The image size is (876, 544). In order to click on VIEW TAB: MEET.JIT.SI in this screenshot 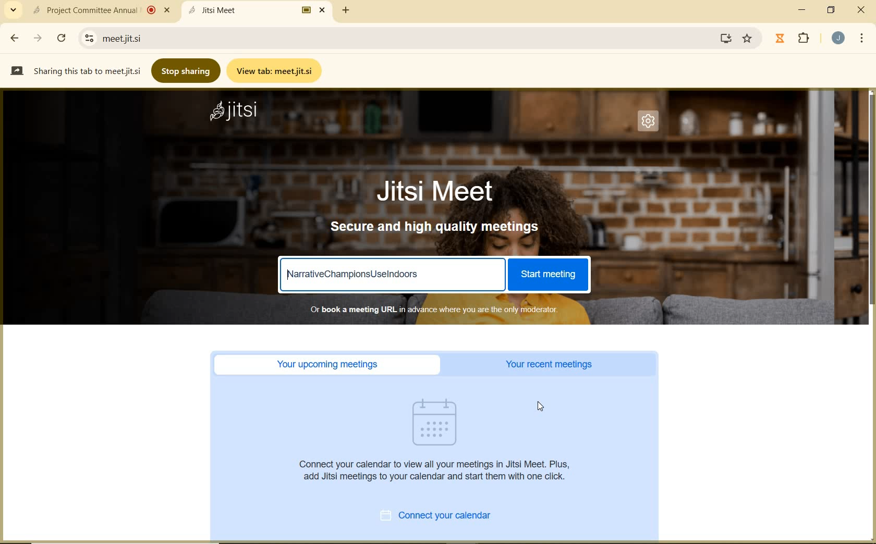, I will do `click(276, 70)`.